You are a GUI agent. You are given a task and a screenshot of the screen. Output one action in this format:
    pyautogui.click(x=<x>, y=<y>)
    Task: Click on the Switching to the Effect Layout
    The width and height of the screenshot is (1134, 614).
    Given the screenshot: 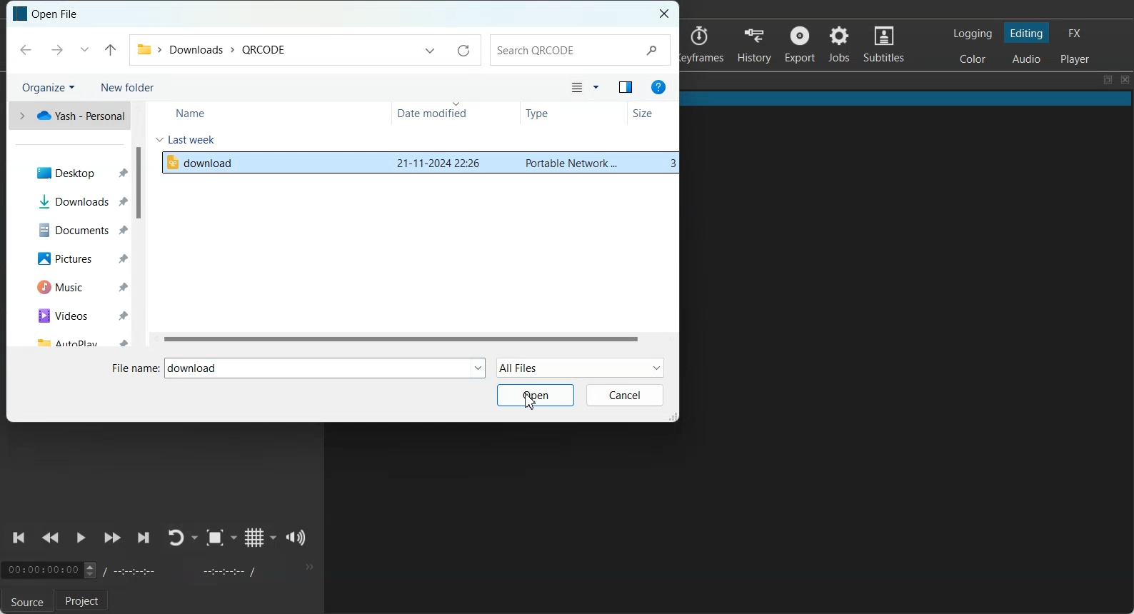 What is the action you would take?
    pyautogui.click(x=1074, y=32)
    